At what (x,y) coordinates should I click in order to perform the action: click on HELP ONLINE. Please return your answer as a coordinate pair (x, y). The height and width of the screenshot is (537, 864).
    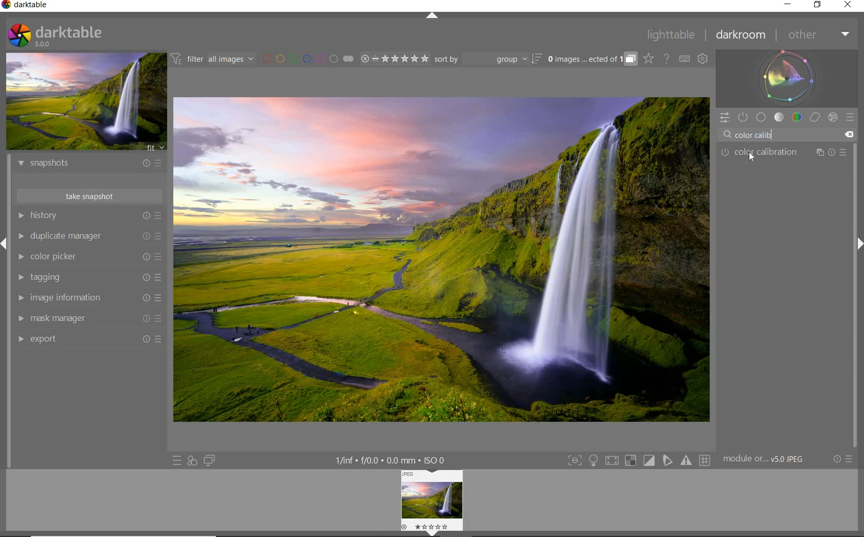
    Looking at the image, I should click on (667, 59).